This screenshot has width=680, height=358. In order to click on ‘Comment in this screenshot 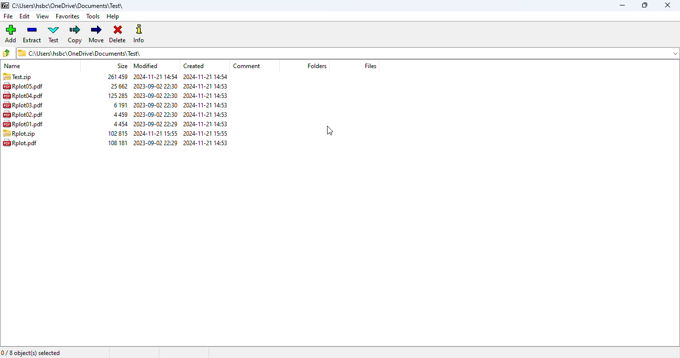, I will do `click(247, 65)`.